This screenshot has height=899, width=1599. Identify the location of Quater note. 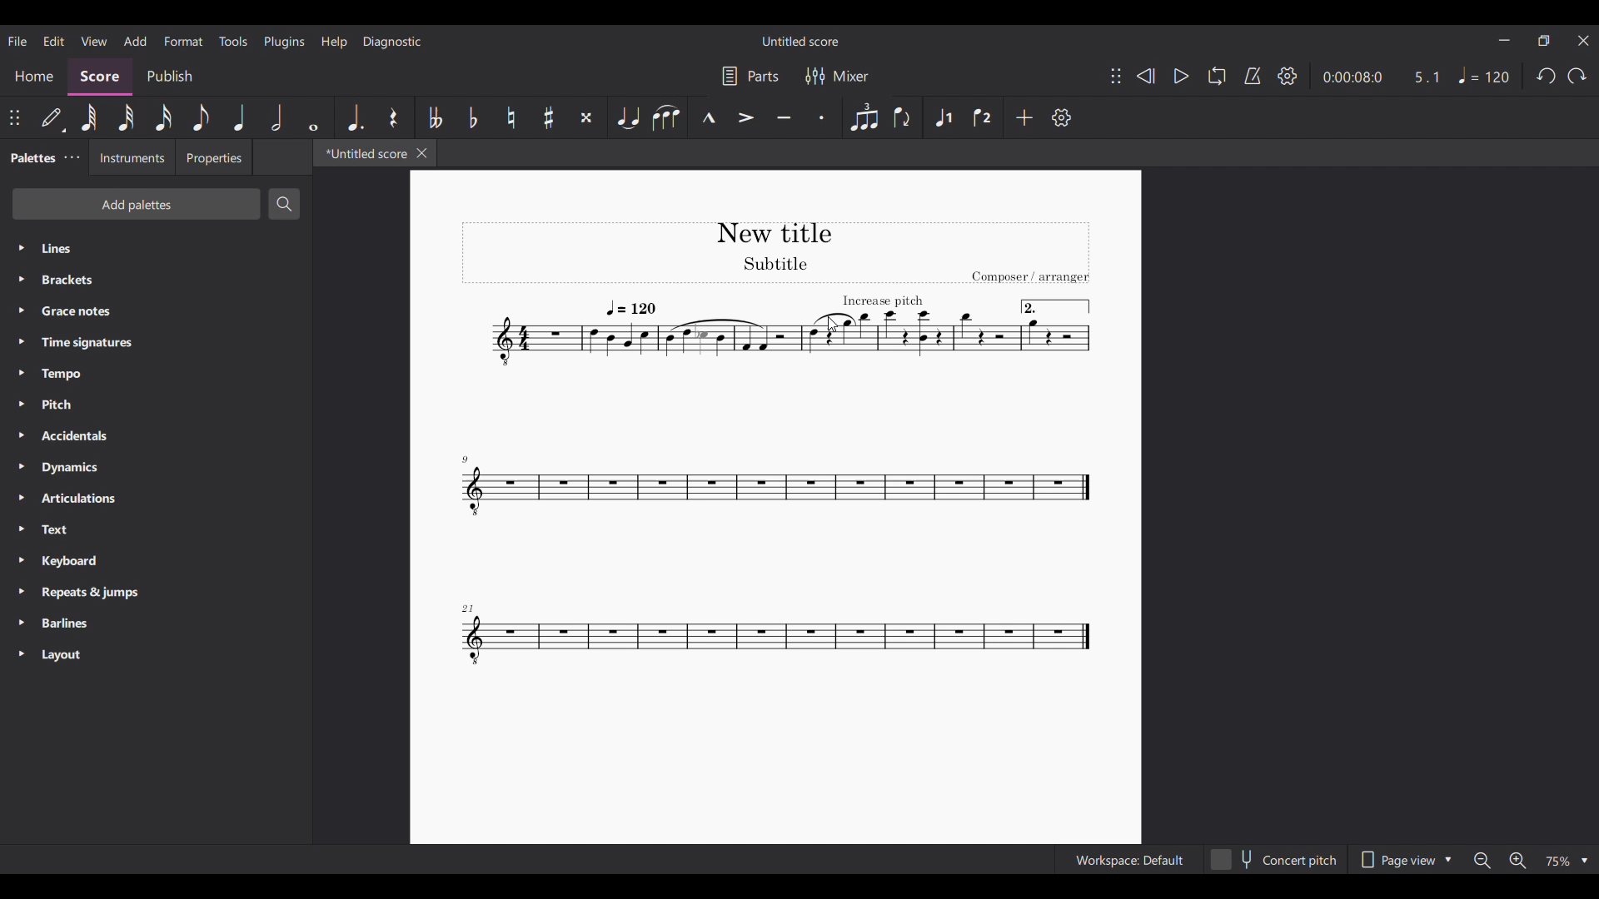
(240, 117).